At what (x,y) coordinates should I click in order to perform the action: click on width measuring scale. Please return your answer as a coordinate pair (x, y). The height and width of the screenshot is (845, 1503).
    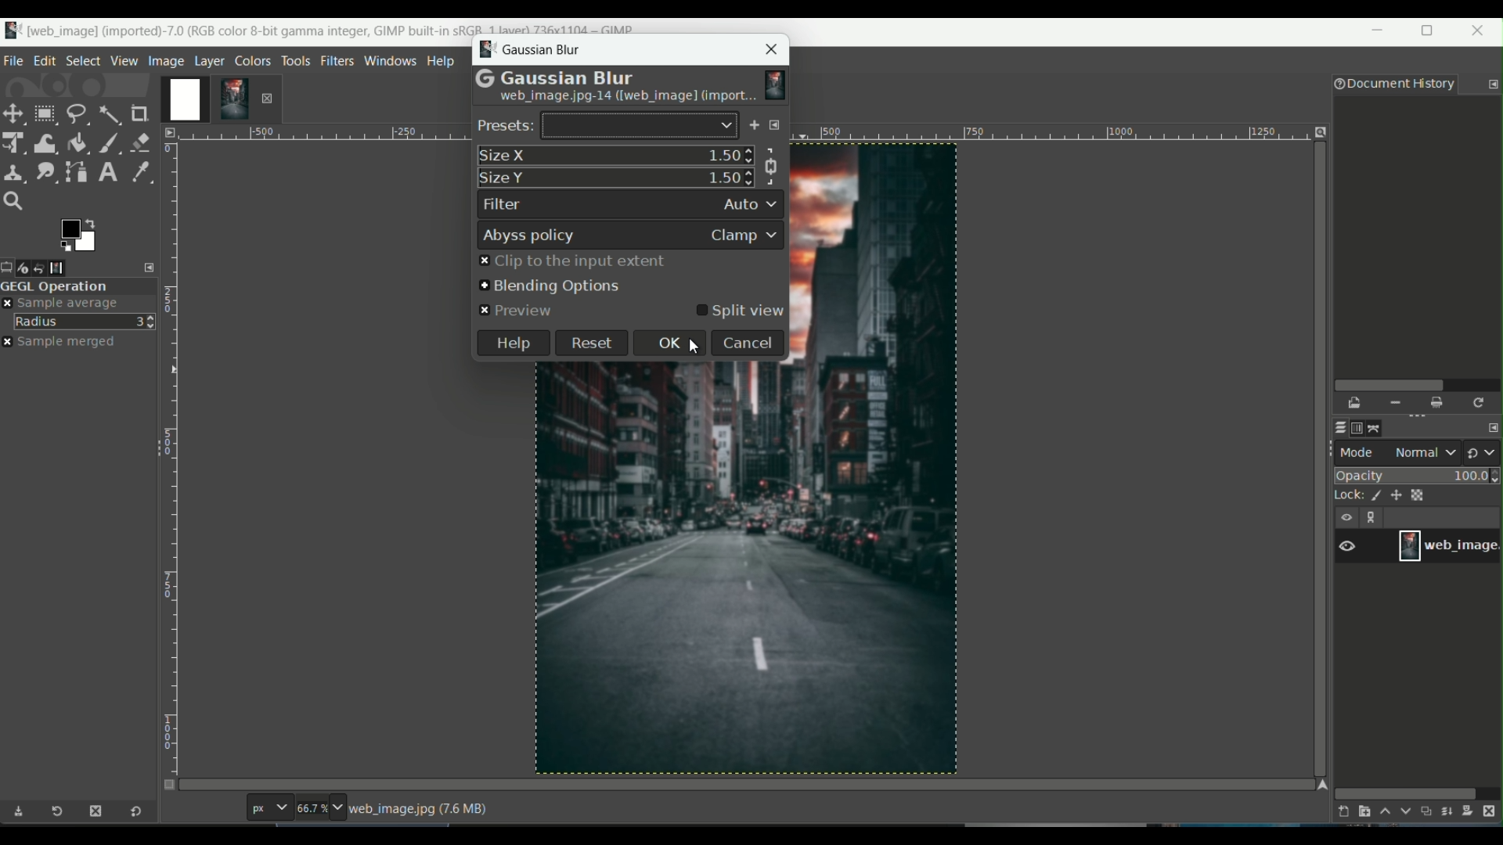
    Looking at the image, I should click on (319, 138).